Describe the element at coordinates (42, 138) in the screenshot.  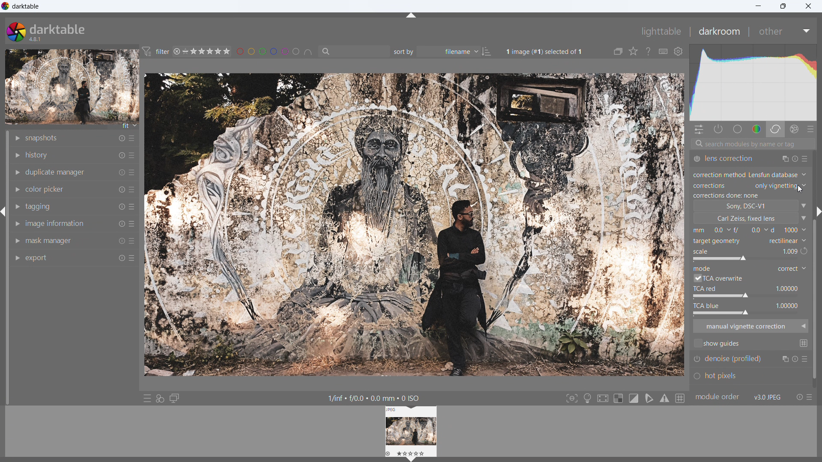
I see `snapshots` at that location.